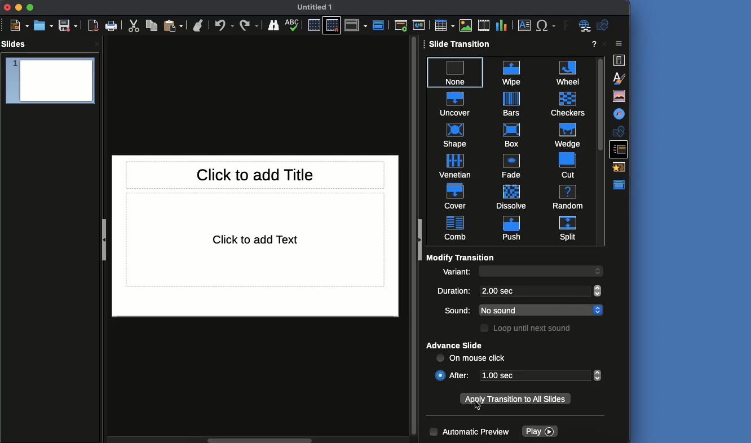 This screenshot has width=751, height=443. Describe the element at coordinates (620, 97) in the screenshot. I see `Gallery` at that location.